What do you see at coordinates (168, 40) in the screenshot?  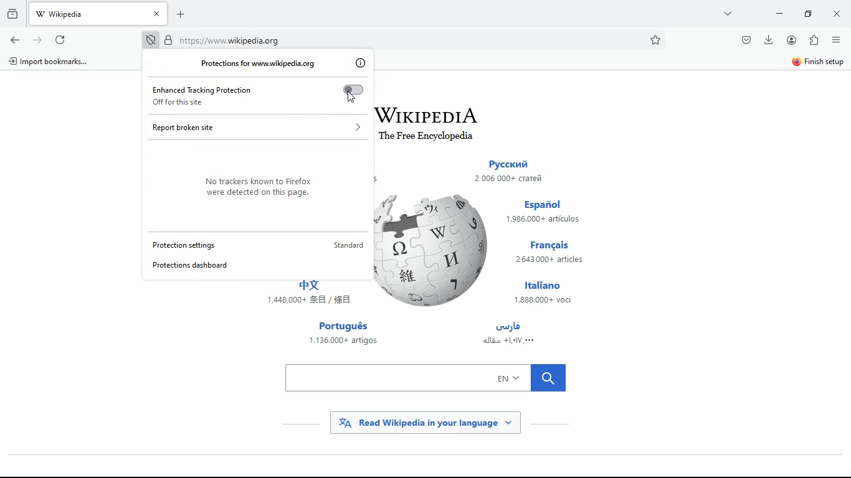 I see `locked` at bounding box center [168, 40].